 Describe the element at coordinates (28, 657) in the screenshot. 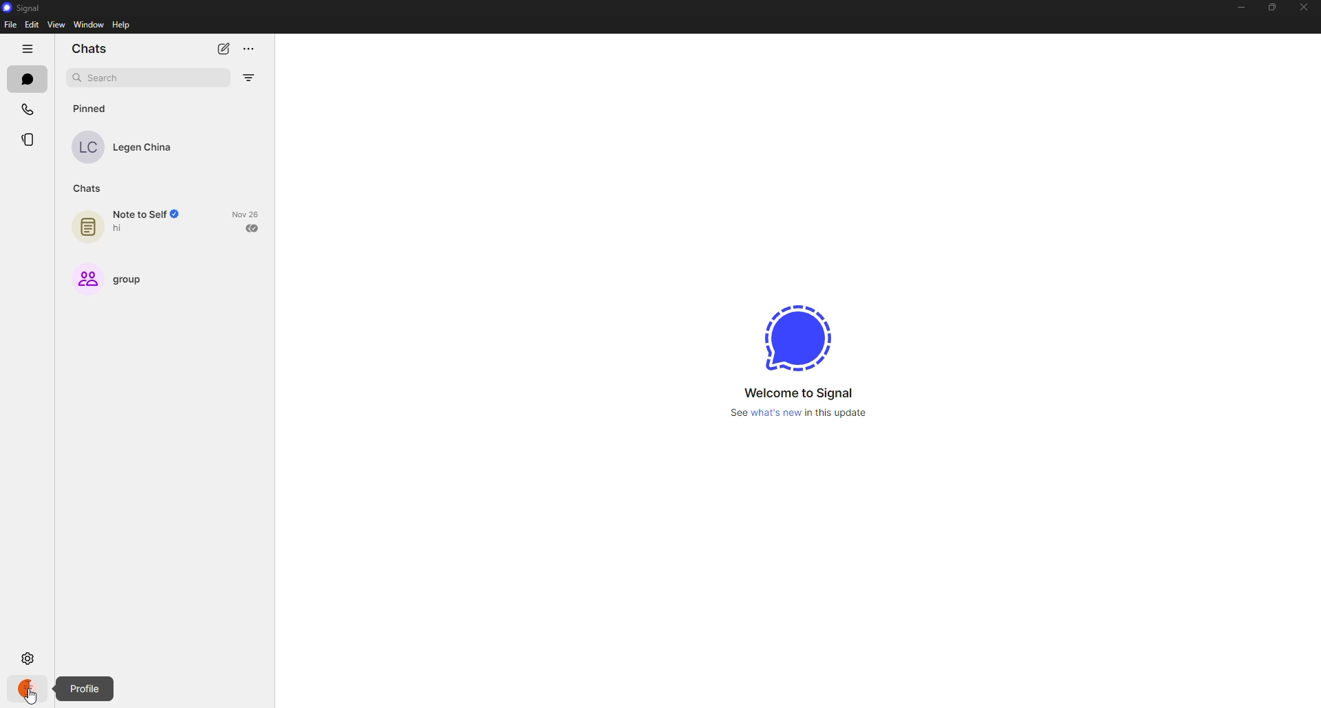

I see `settings` at that location.